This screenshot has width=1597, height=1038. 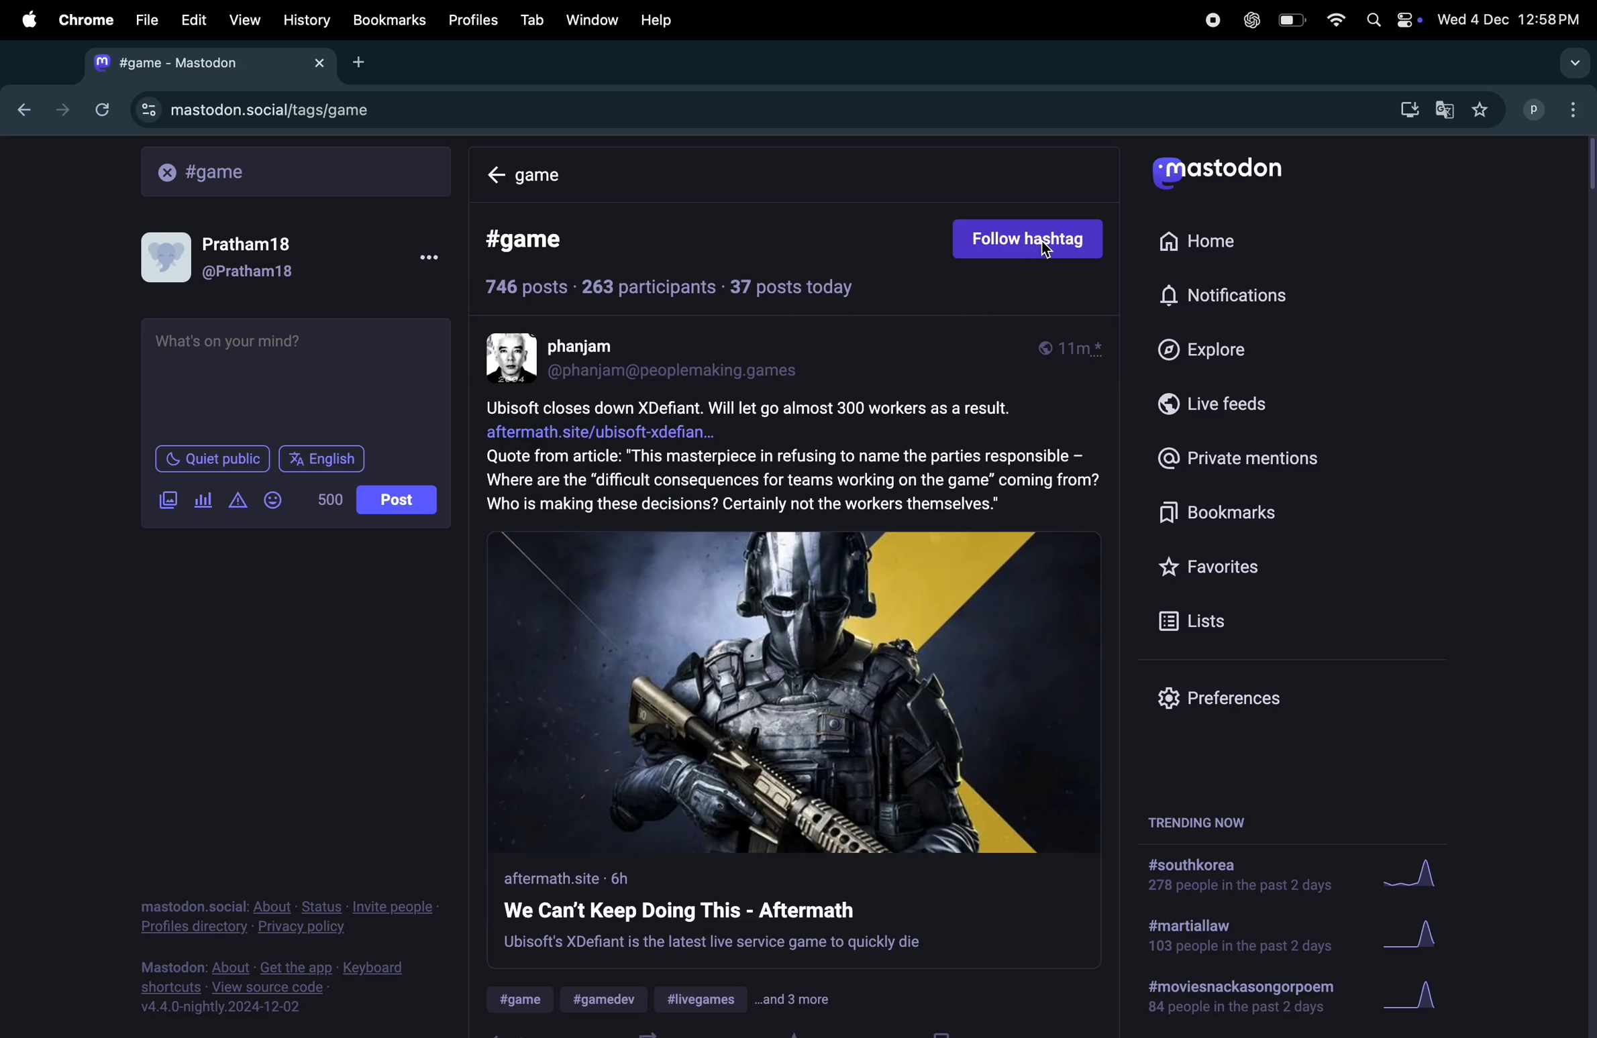 I want to click on mastodon url, so click(x=253, y=111).